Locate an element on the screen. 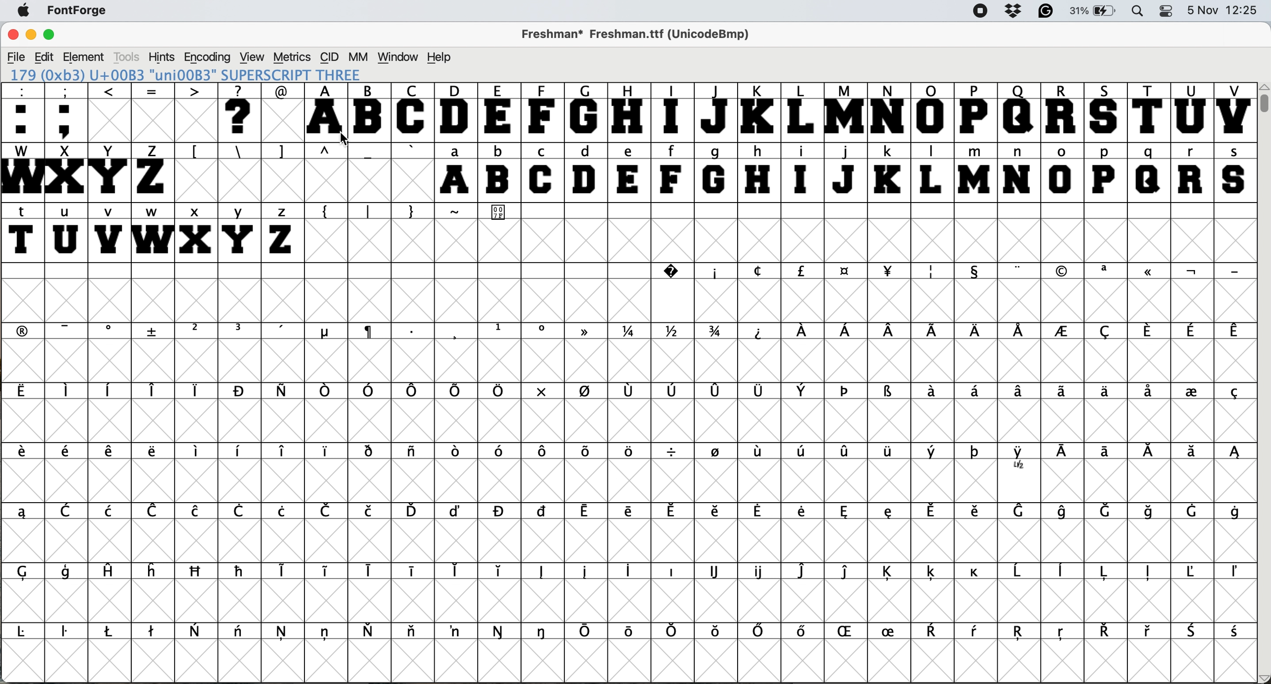 The width and height of the screenshot is (1271, 684). edit is located at coordinates (44, 57).